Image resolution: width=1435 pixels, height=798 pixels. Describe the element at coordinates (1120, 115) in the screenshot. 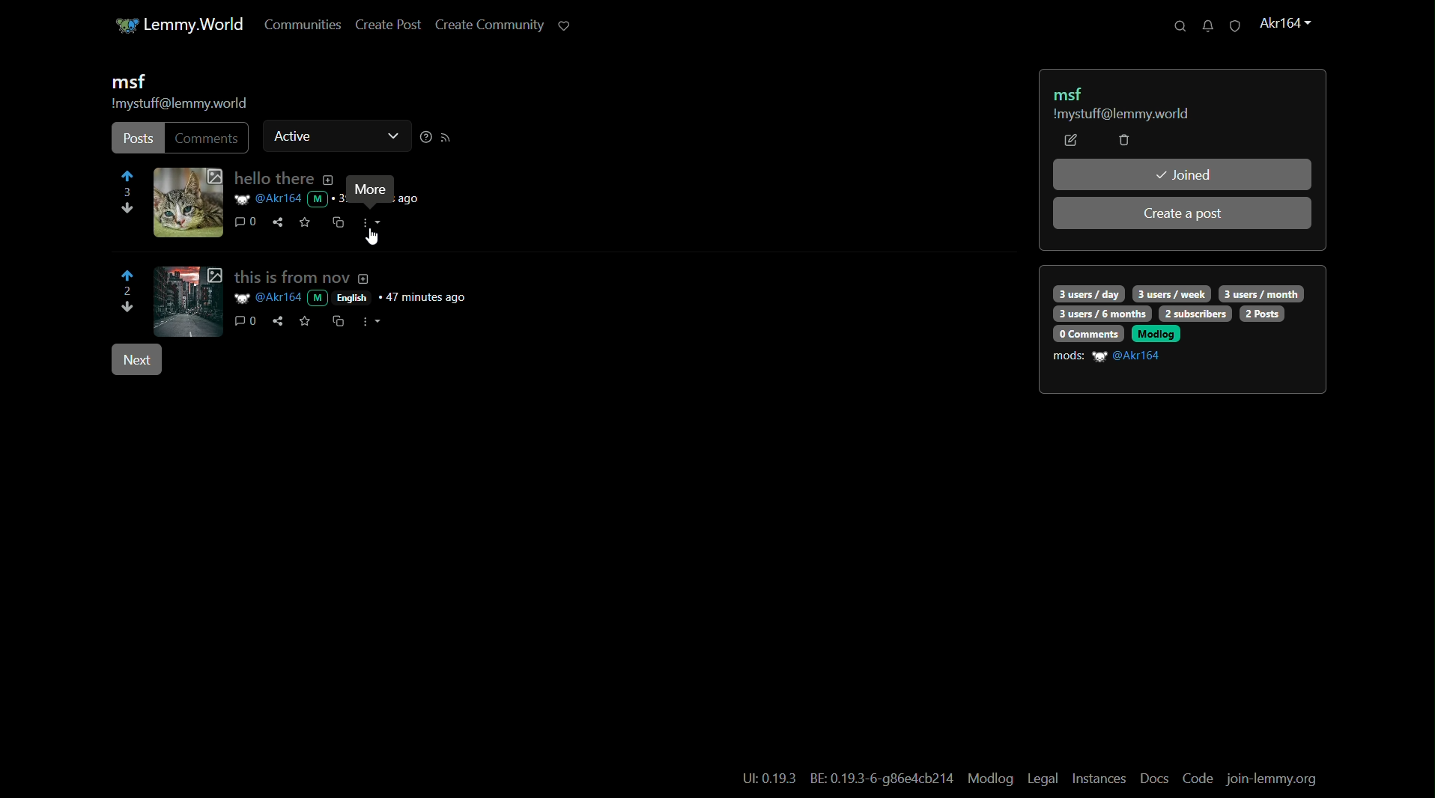

I see `server name` at that location.